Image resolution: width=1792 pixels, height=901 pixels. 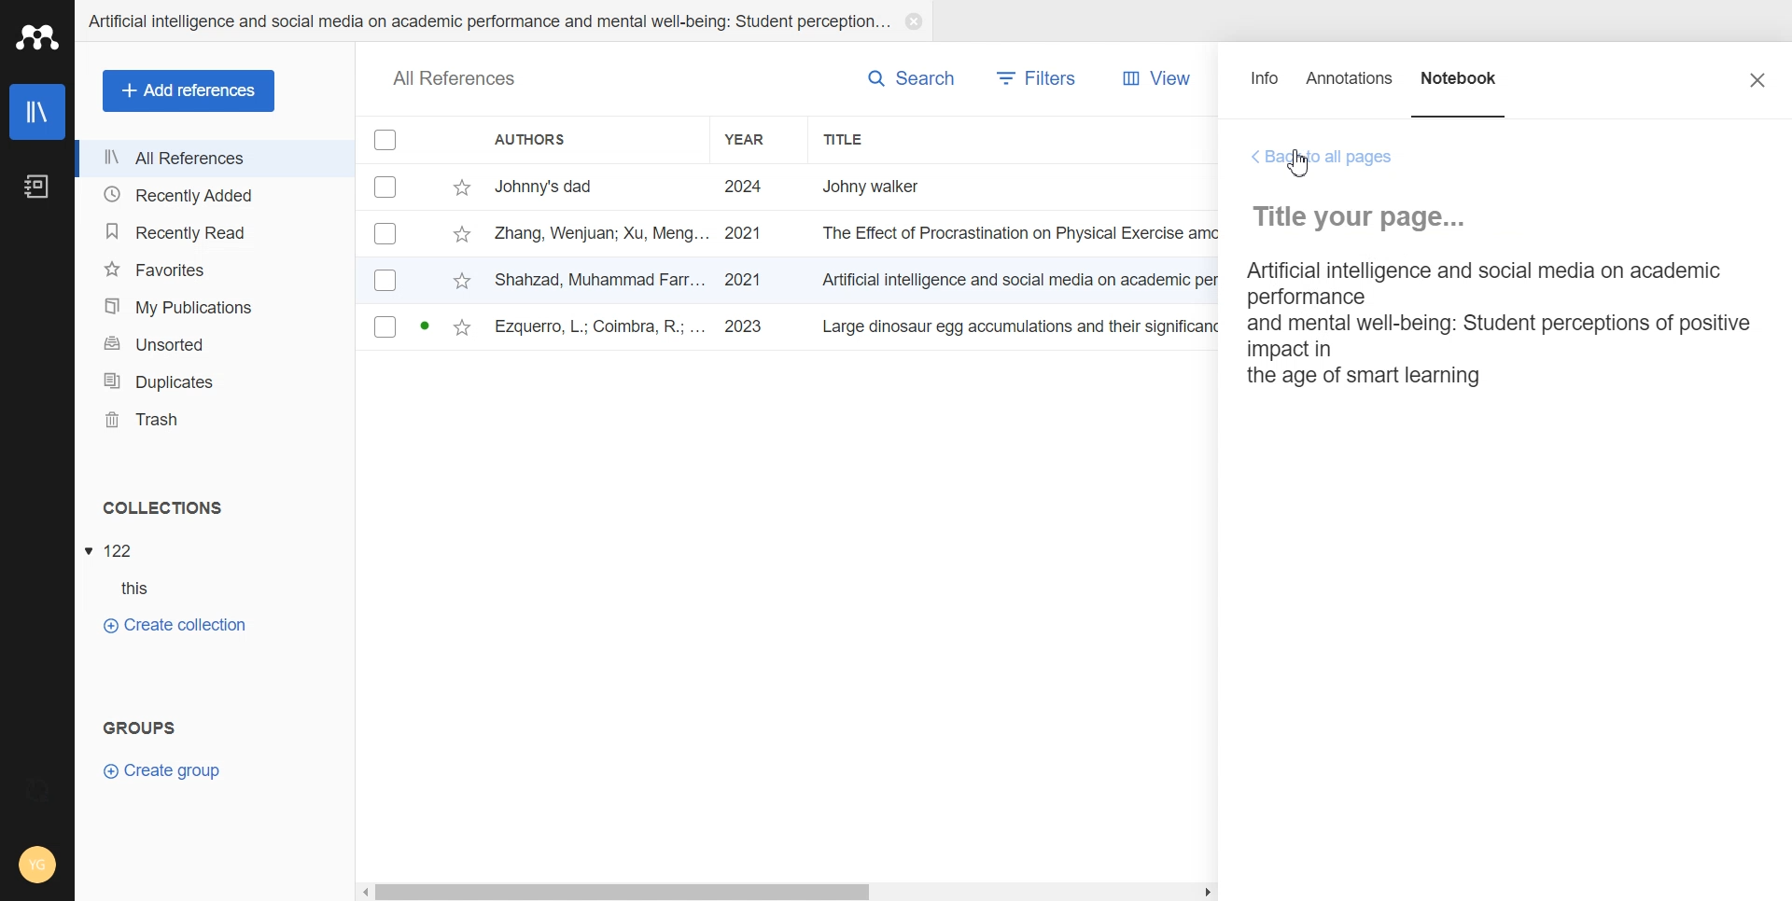 I want to click on Notebook, so click(x=1461, y=87).